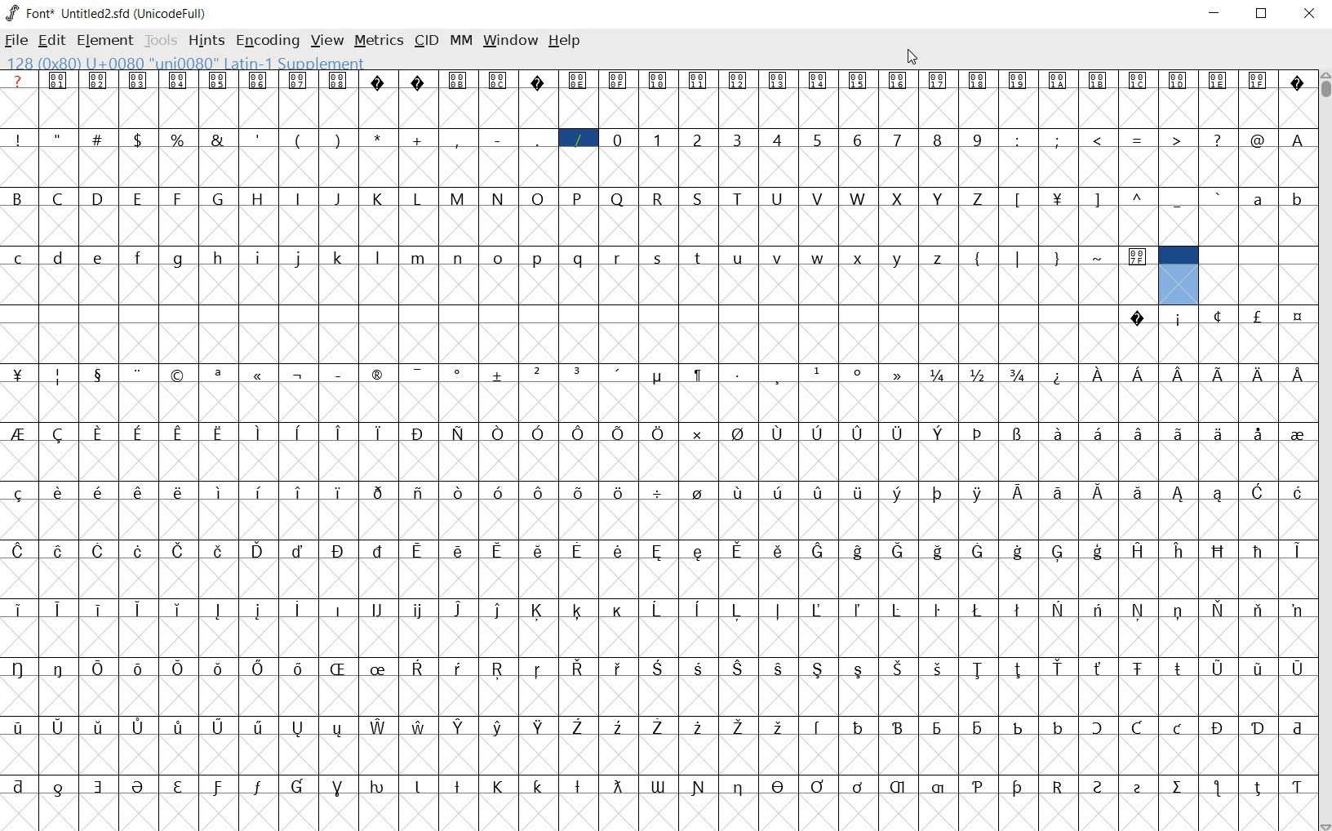 The image size is (1332, 831). I want to click on 3, so click(739, 140).